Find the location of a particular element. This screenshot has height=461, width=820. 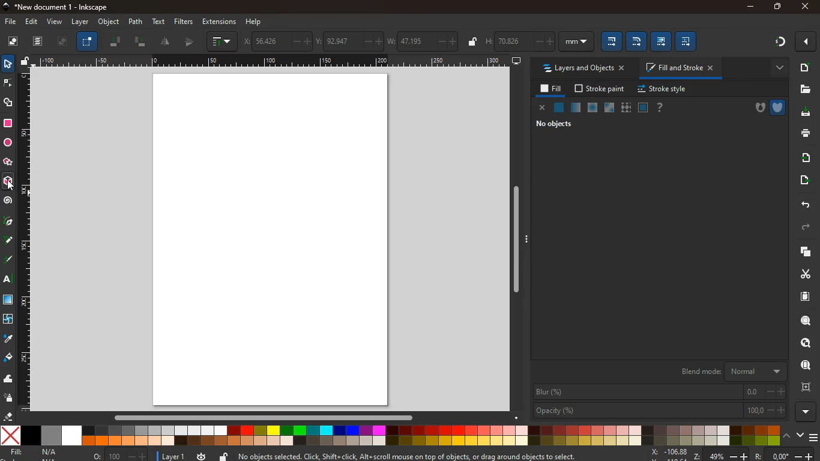

paint is located at coordinates (8, 358).